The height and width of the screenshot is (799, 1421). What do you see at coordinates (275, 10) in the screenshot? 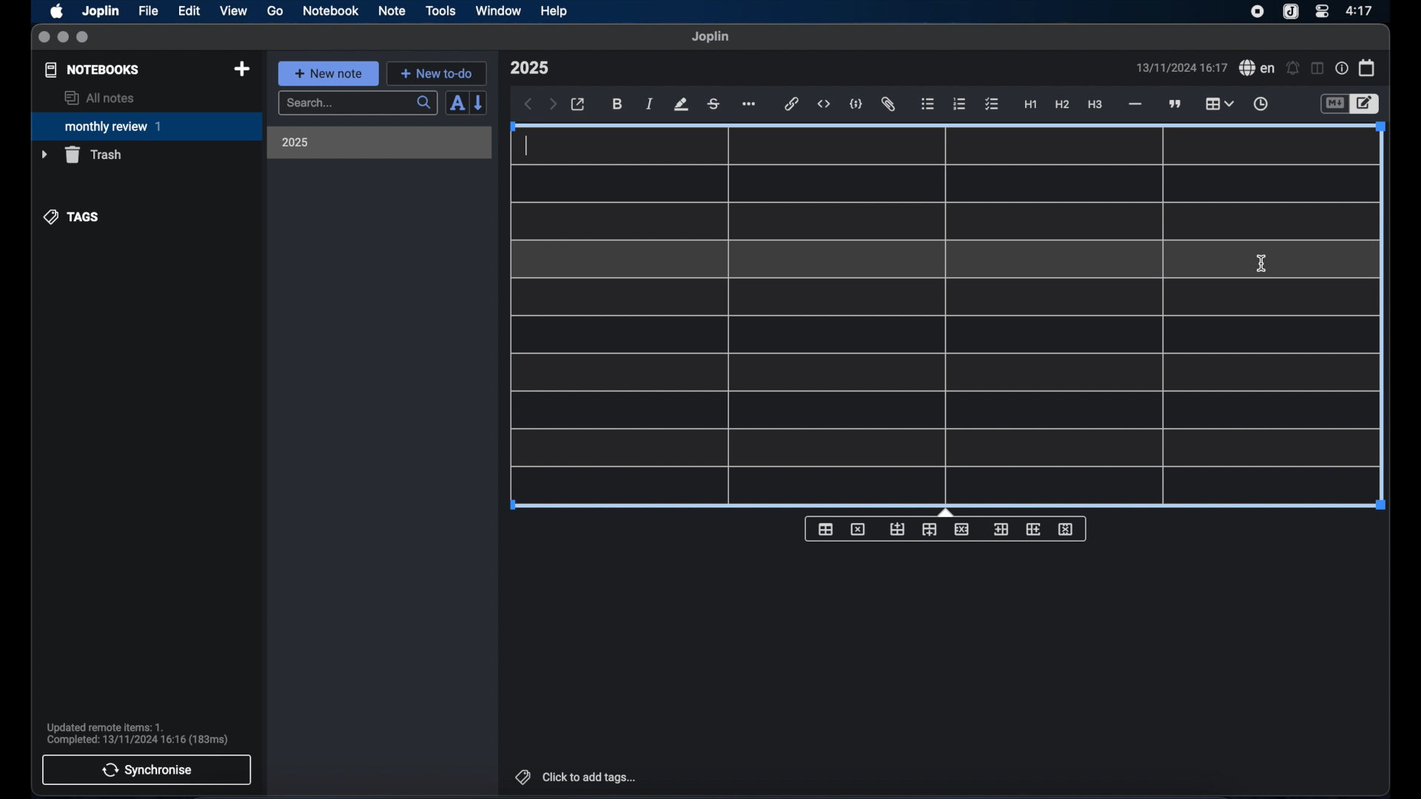
I see `go` at bounding box center [275, 10].